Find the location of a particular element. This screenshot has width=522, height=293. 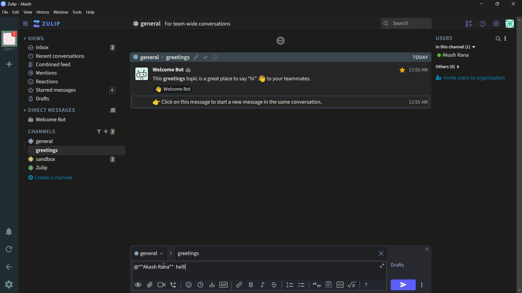

history menu is located at coordinates (43, 12).